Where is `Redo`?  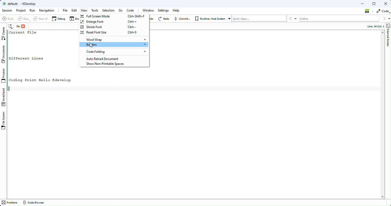 Redo is located at coordinates (165, 19).